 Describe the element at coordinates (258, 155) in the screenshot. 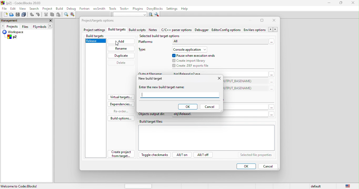

I see `selected file properties` at that location.